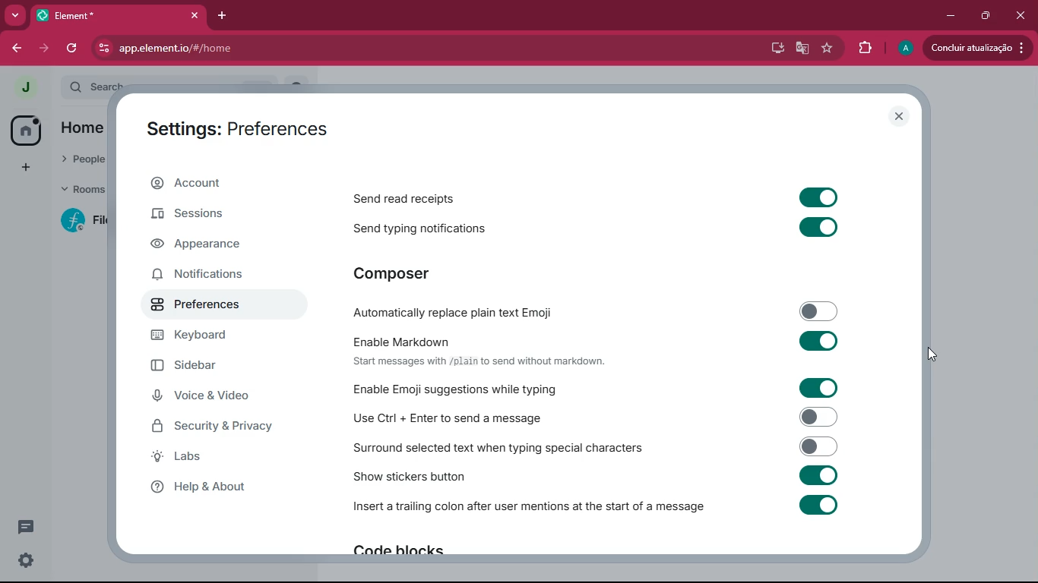 This screenshot has height=583, width=1038. What do you see at coordinates (227, 184) in the screenshot?
I see `account` at bounding box center [227, 184].